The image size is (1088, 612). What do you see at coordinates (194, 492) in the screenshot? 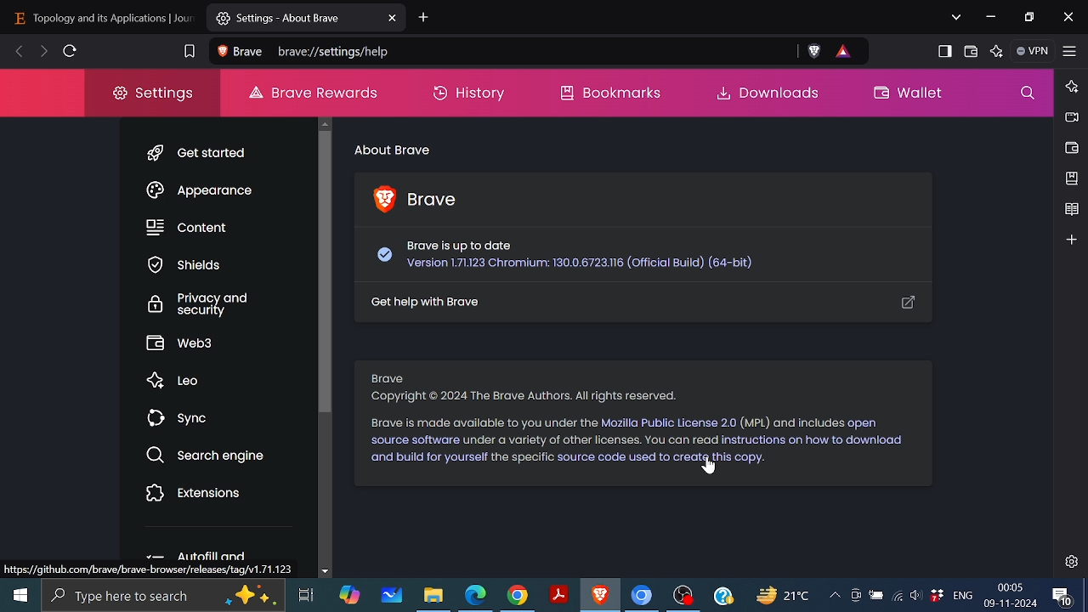
I see `Extensions` at bounding box center [194, 492].